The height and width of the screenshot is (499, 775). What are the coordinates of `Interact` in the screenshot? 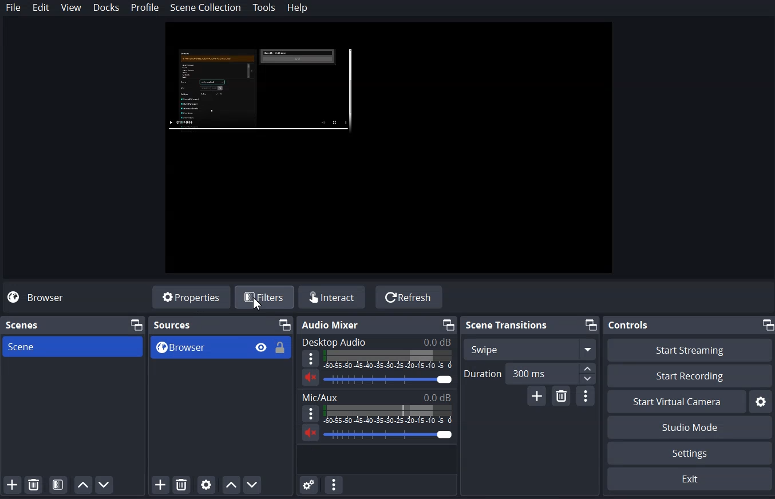 It's located at (330, 296).